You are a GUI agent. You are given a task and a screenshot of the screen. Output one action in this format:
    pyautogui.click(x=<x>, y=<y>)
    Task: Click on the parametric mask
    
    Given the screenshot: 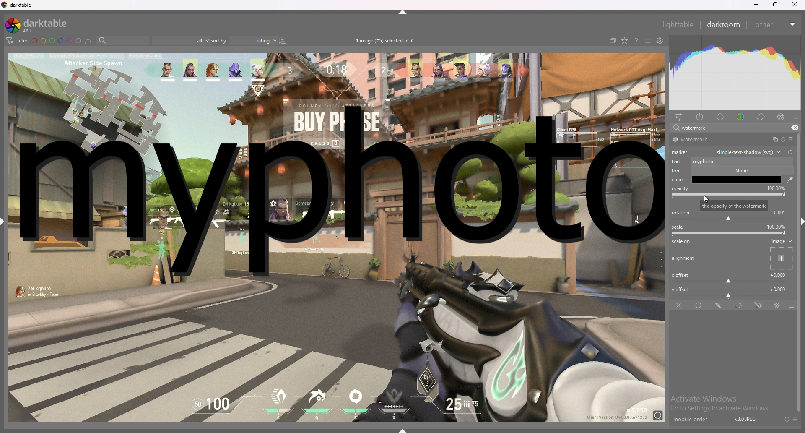 What is the action you would take?
    pyautogui.click(x=740, y=305)
    